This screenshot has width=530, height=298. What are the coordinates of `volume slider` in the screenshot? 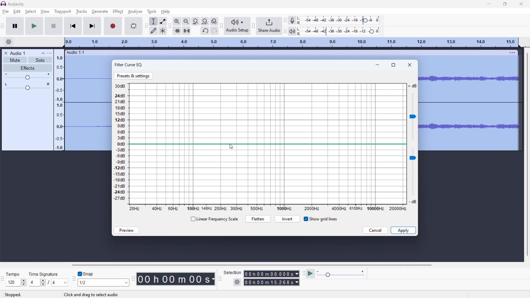 It's located at (412, 177).